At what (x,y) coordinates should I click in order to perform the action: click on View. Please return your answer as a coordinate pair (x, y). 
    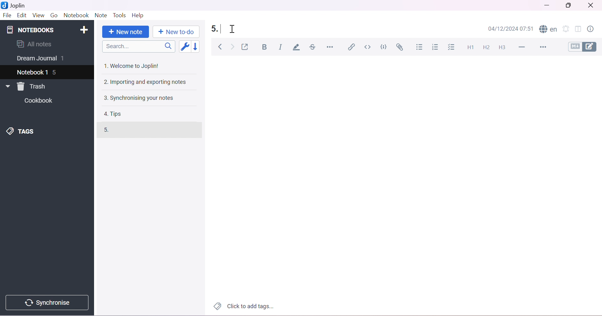
    Looking at the image, I should click on (38, 15).